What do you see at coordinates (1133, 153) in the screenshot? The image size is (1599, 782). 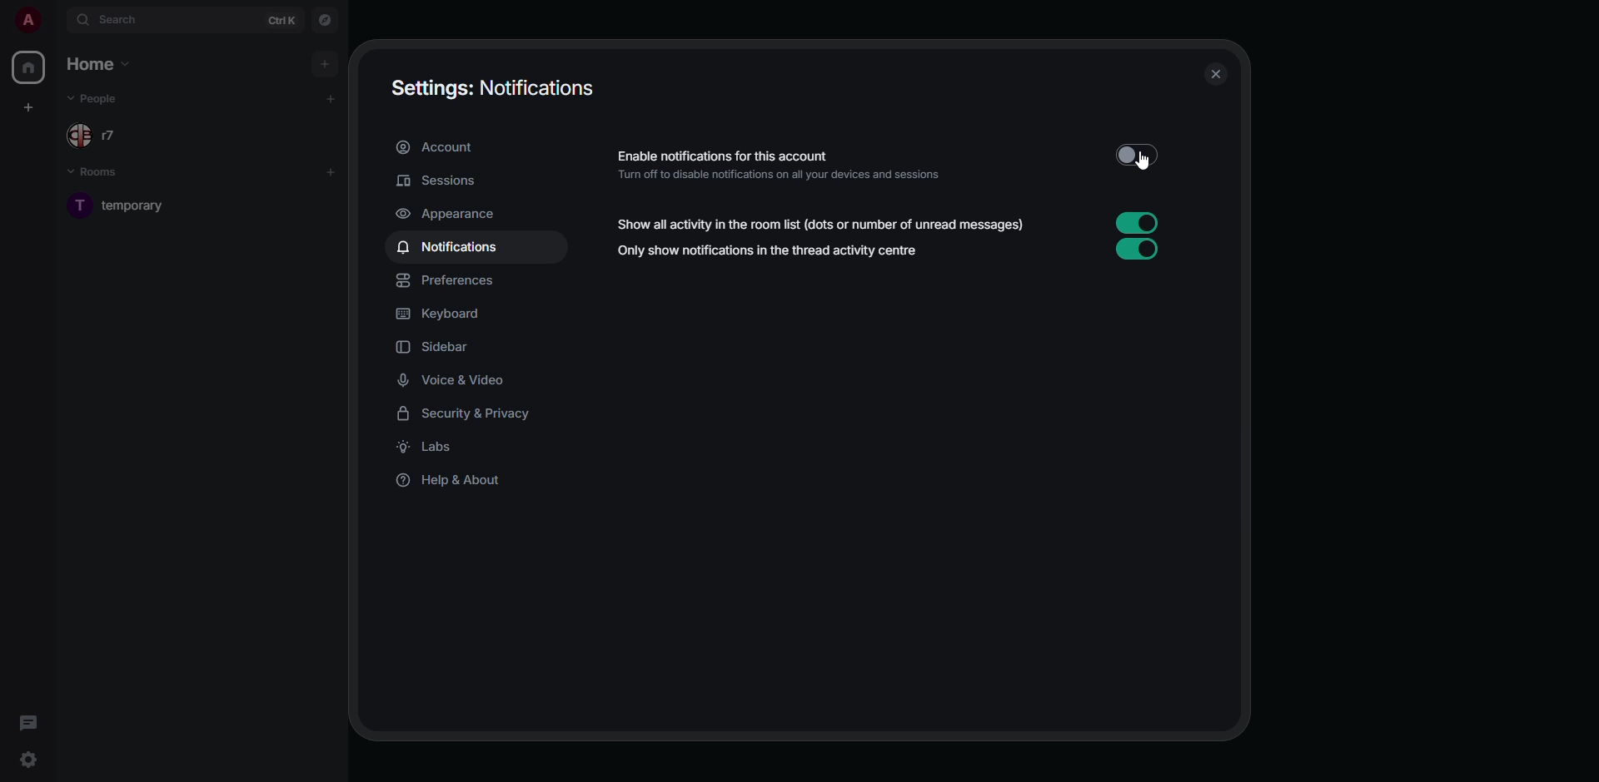 I see `click to enable` at bounding box center [1133, 153].